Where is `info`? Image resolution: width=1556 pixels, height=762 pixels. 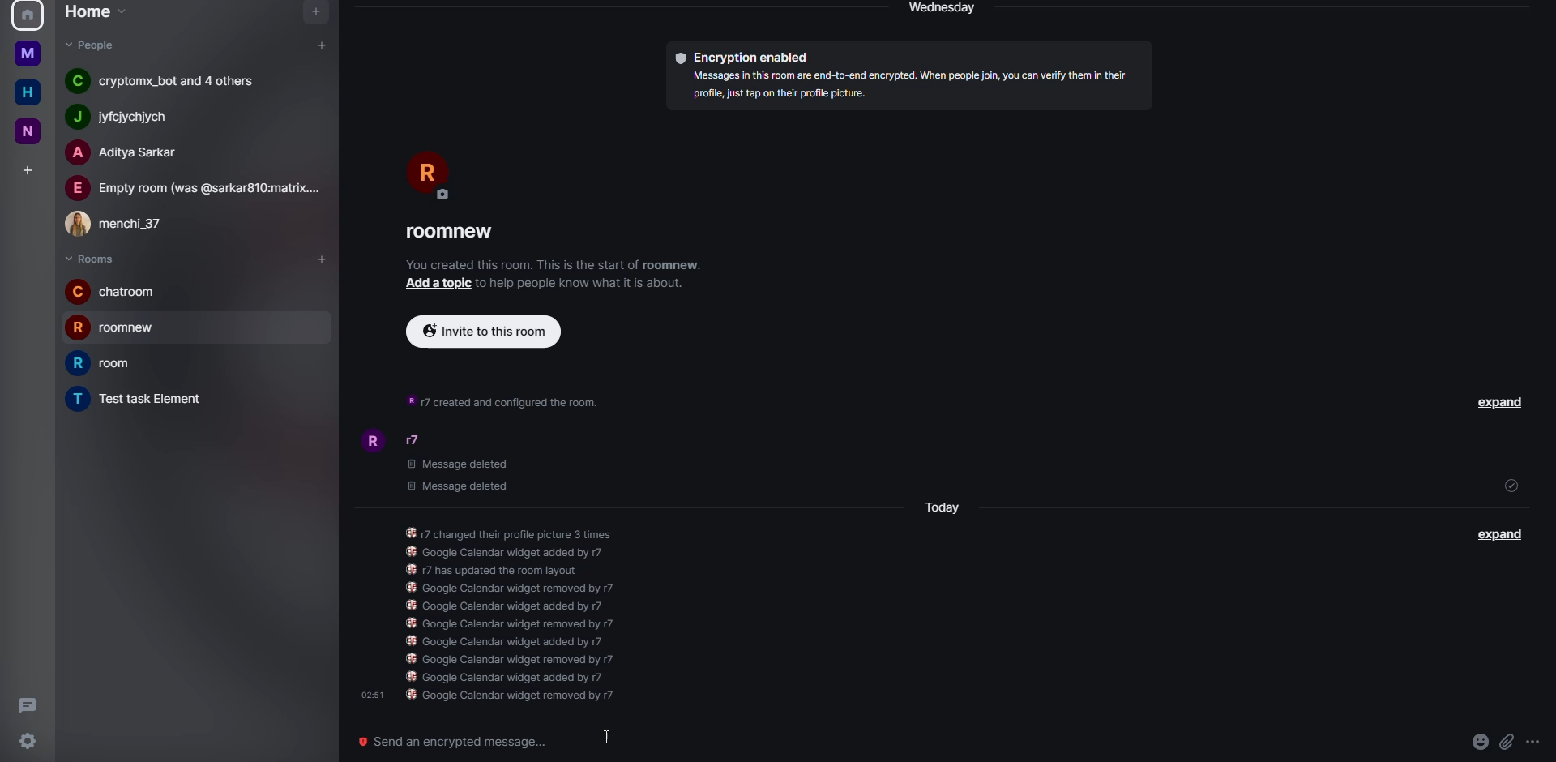
info is located at coordinates (911, 87).